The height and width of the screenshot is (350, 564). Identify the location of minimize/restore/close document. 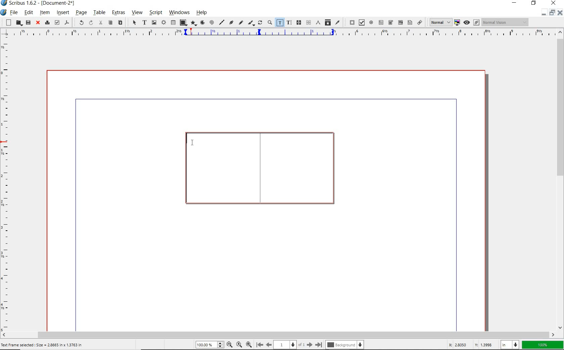
(552, 12).